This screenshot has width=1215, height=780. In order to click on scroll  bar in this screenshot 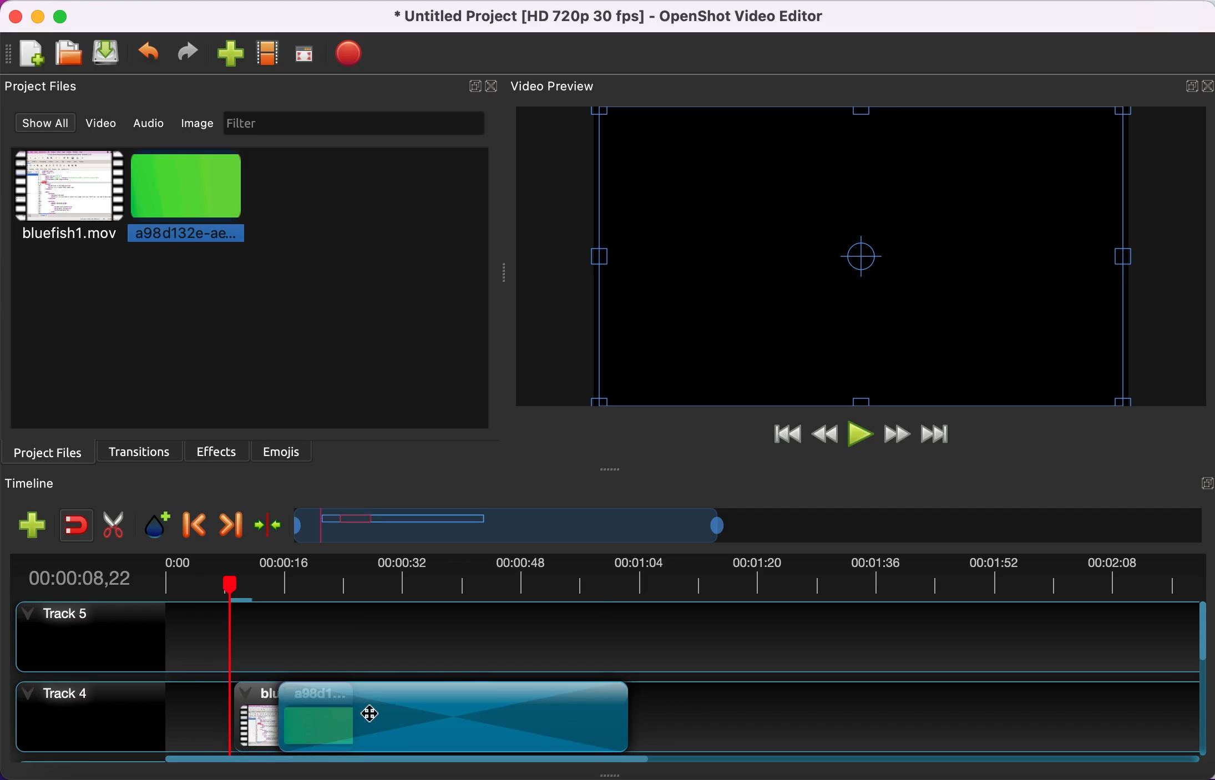, I will do `click(431, 763)`.